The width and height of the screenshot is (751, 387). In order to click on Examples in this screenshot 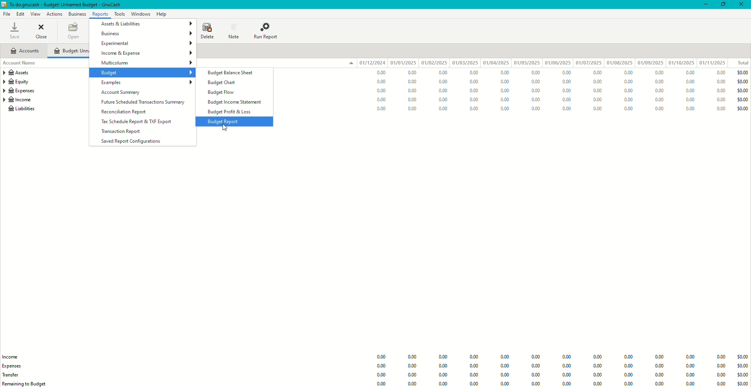, I will do `click(146, 82)`.